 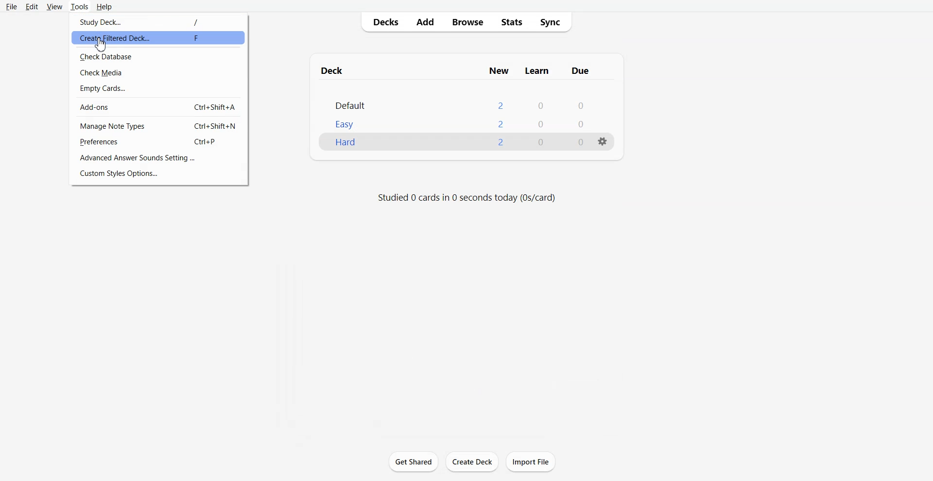 I want to click on Study Deck, so click(x=158, y=21).